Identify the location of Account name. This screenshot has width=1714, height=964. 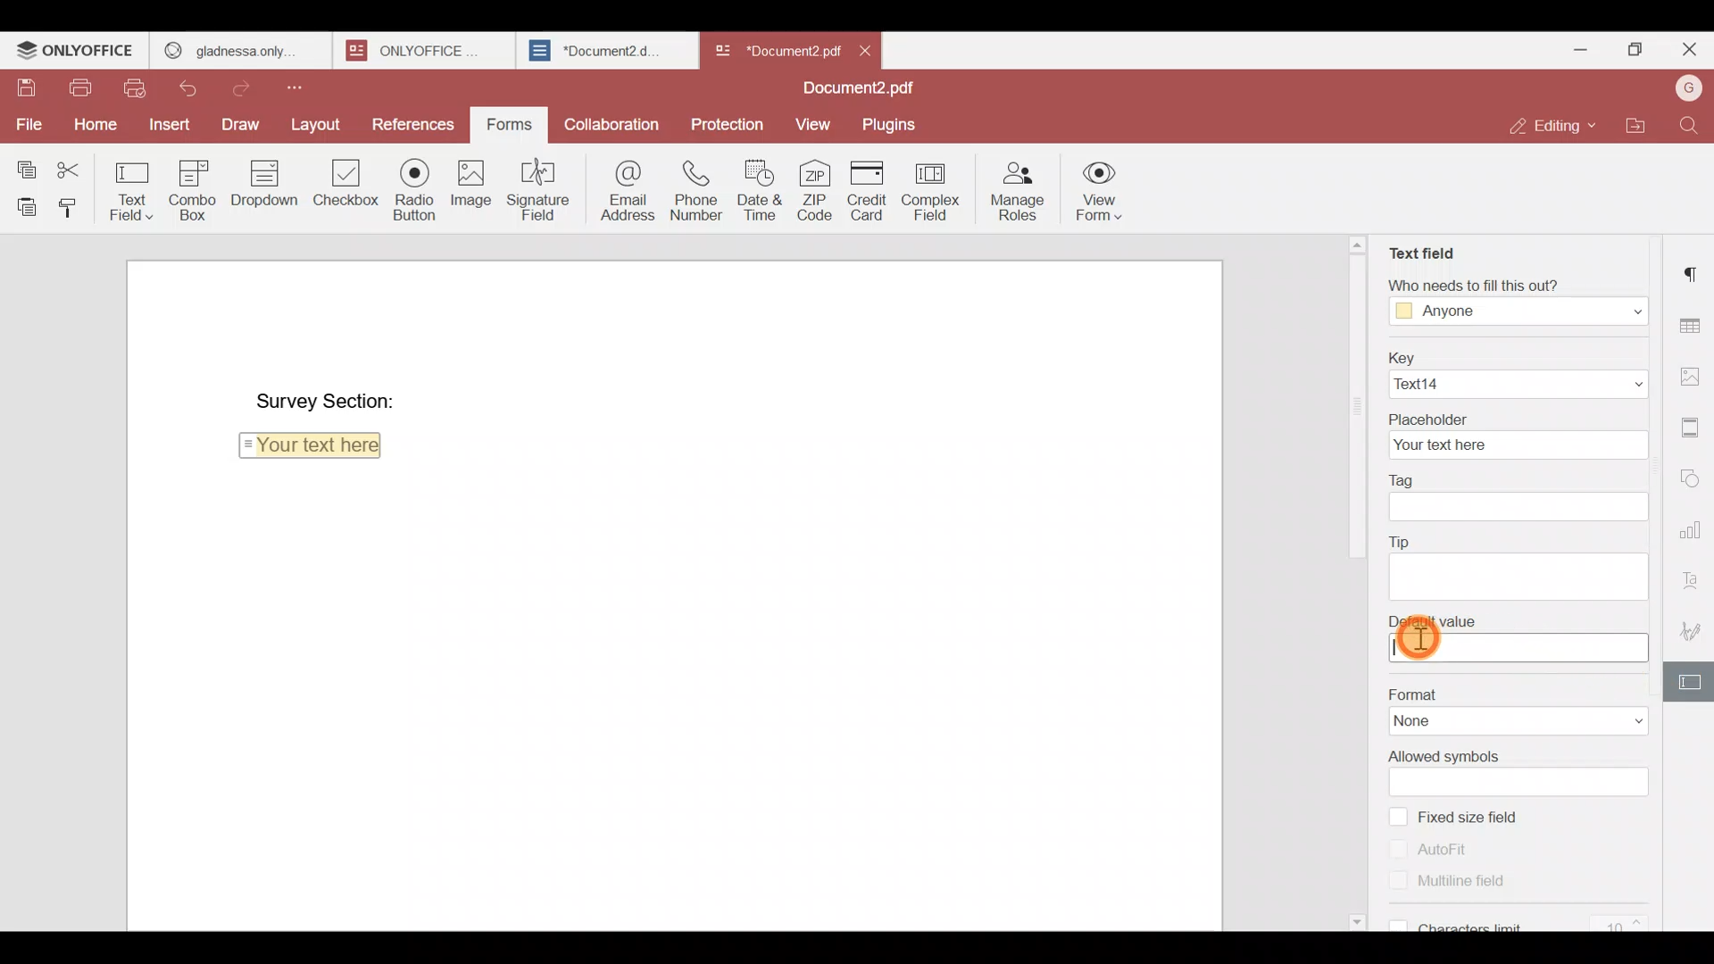
(1688, 88).